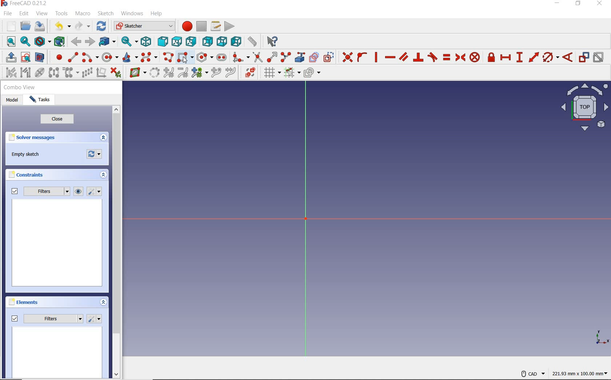  I want to click on symmetry, so click(54, 73).